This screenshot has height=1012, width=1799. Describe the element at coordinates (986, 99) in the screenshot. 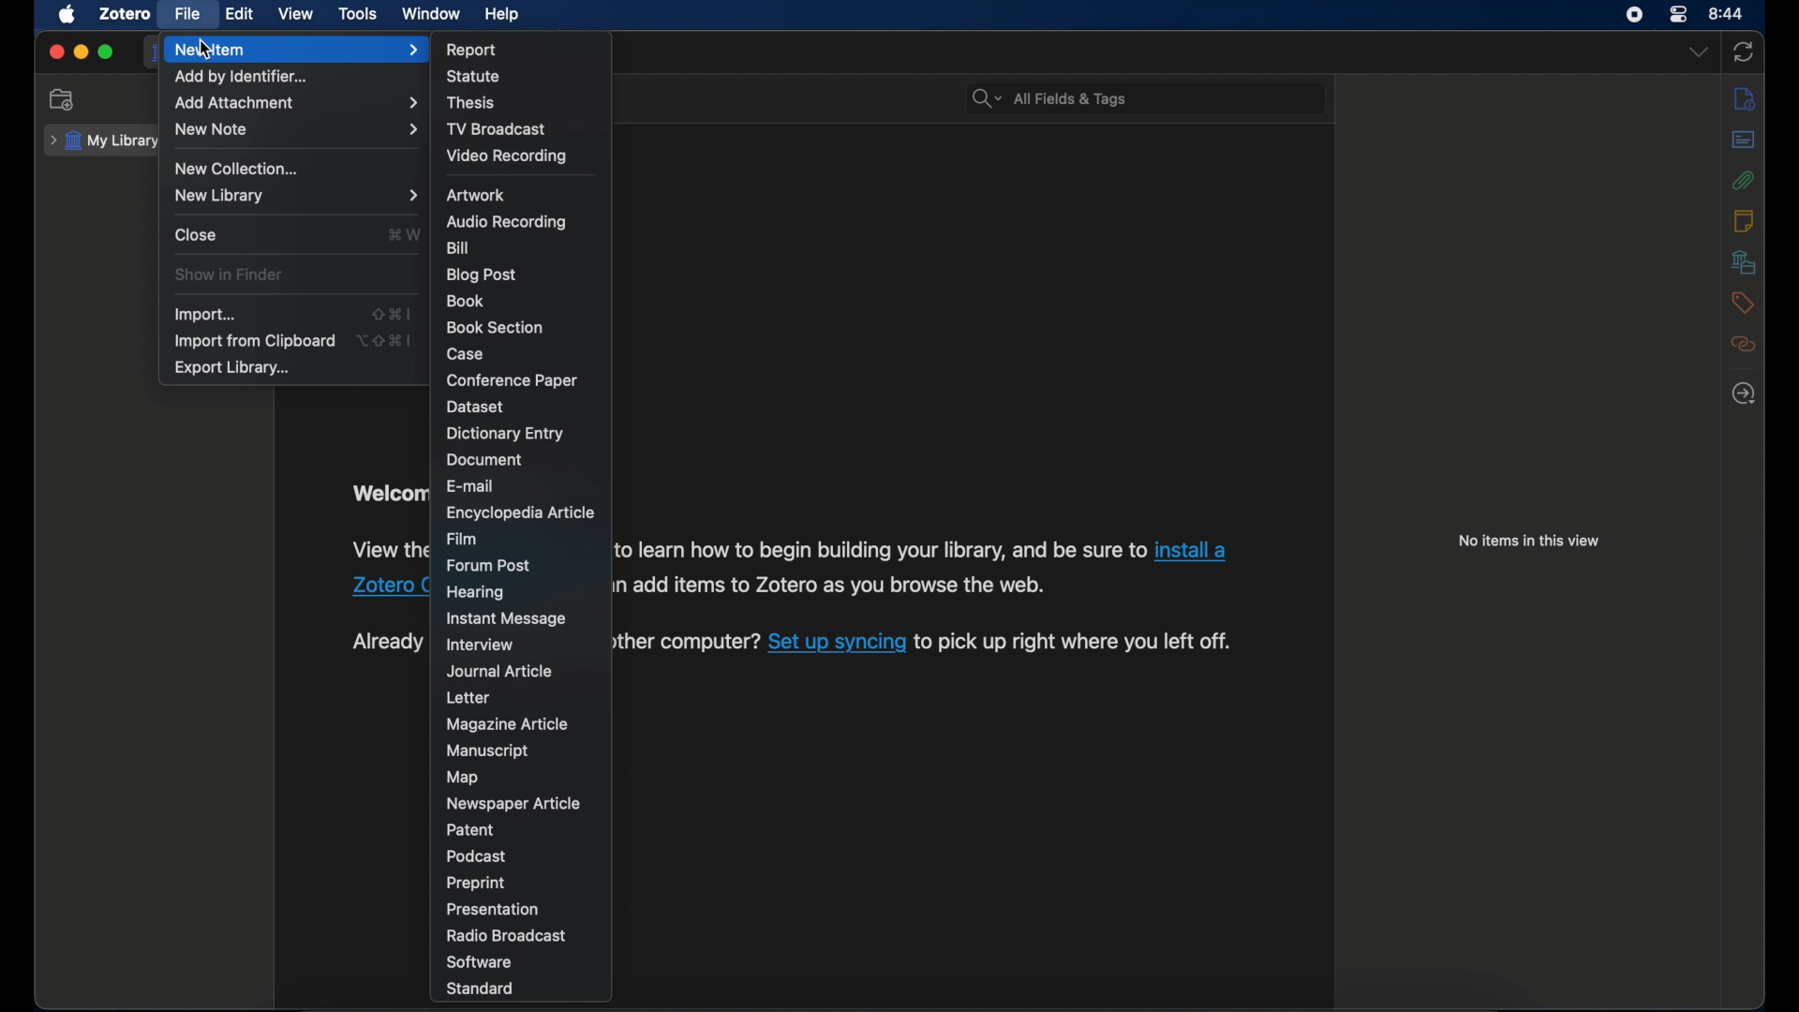

I see `search dropdown` at that location.